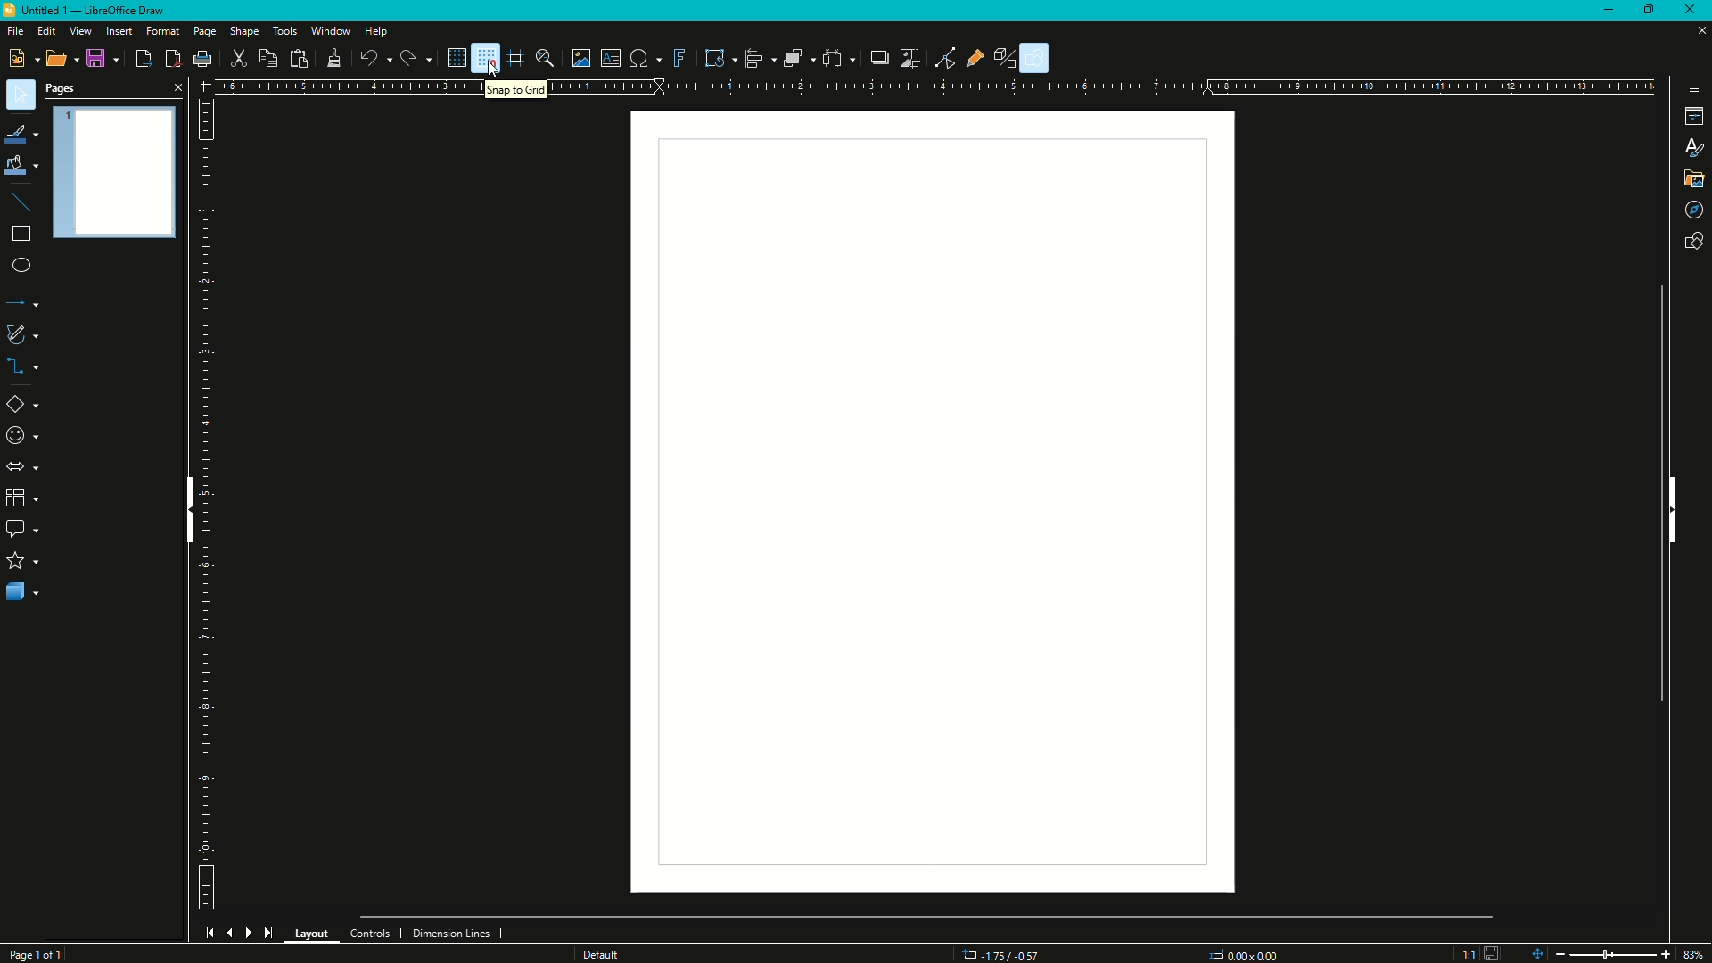 The height and width of the screenshot is (963, 1712). I want to click on Close sheet, so click(1694, 35).